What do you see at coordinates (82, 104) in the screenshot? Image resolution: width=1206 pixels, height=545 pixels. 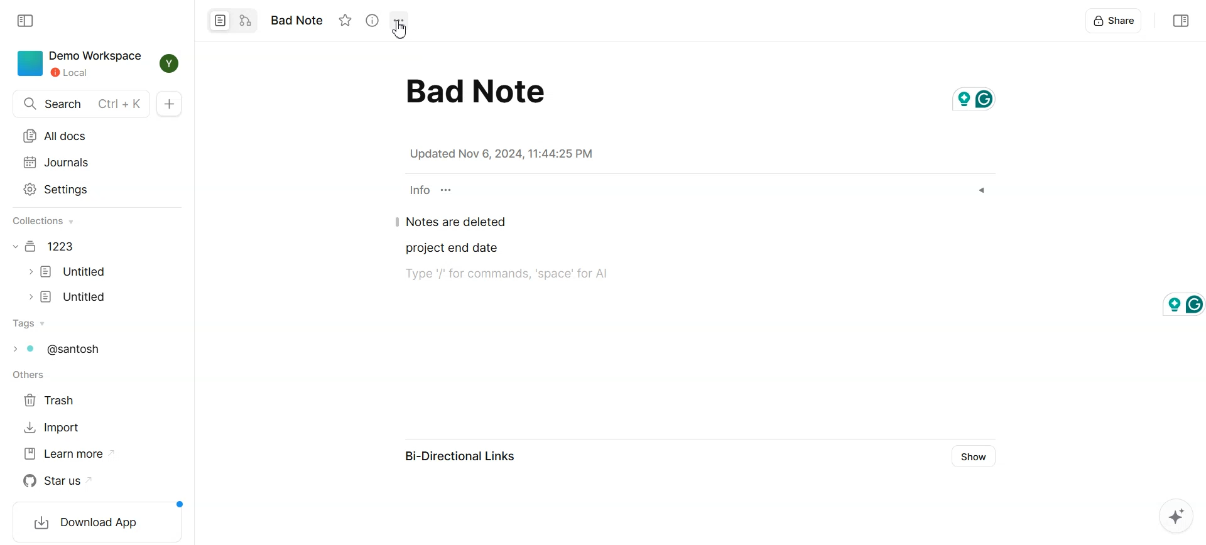 I see `Search doc` at bounding box center [82, 104].